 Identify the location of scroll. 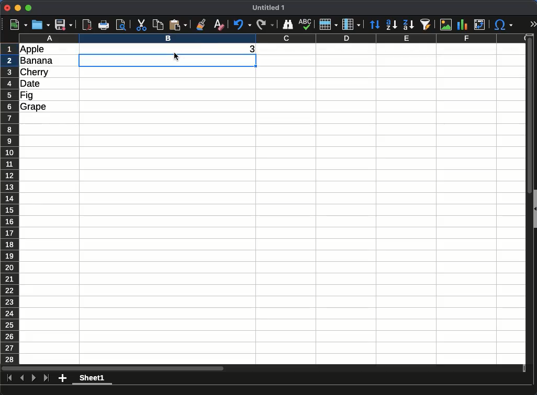
(263, 368).